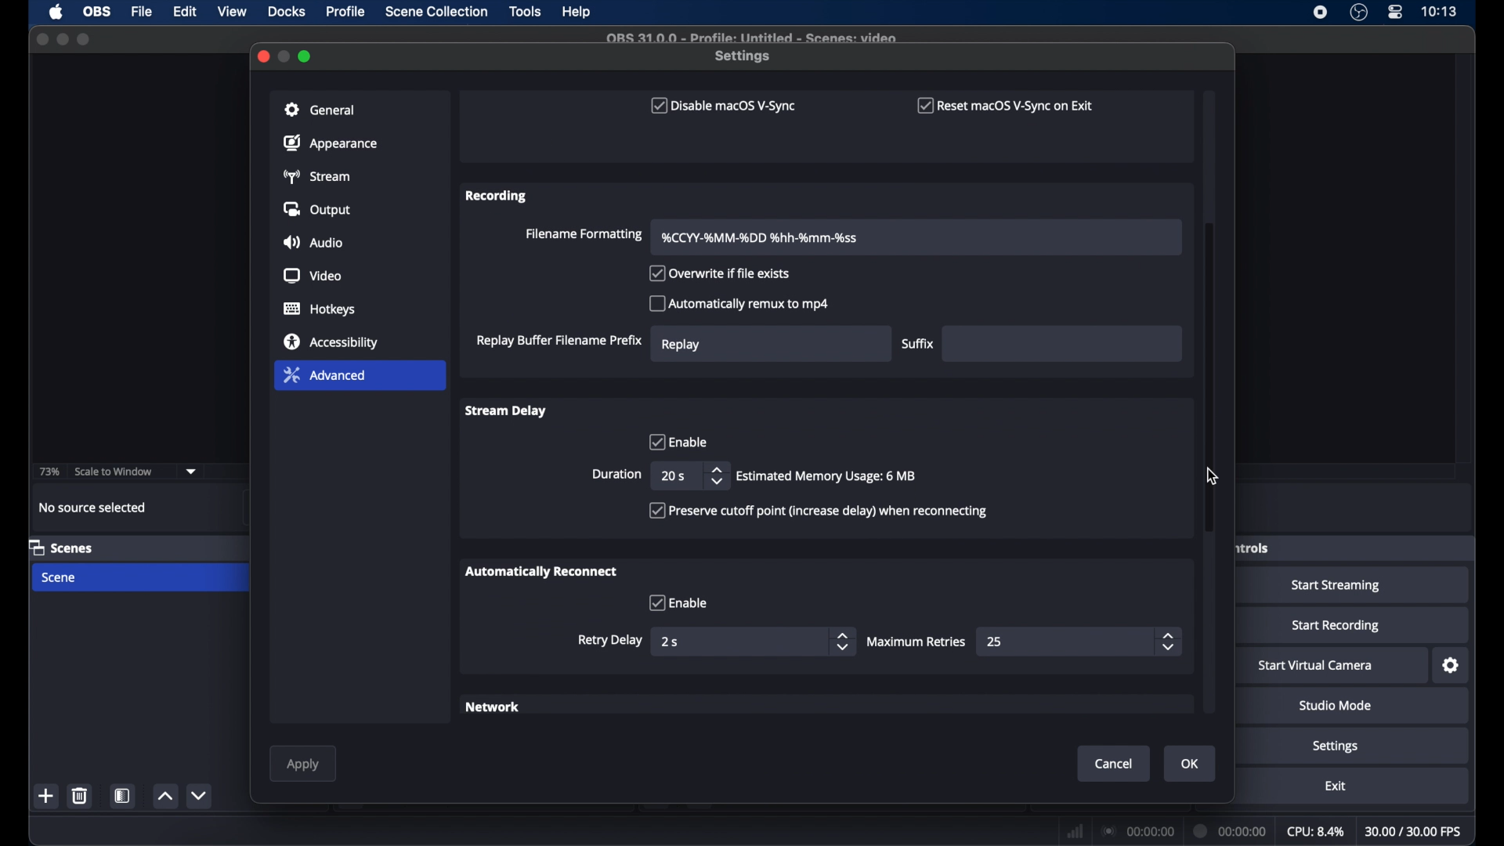 This screenshot has width=1504, height=846. I want to click on network, so click(1075, 830).